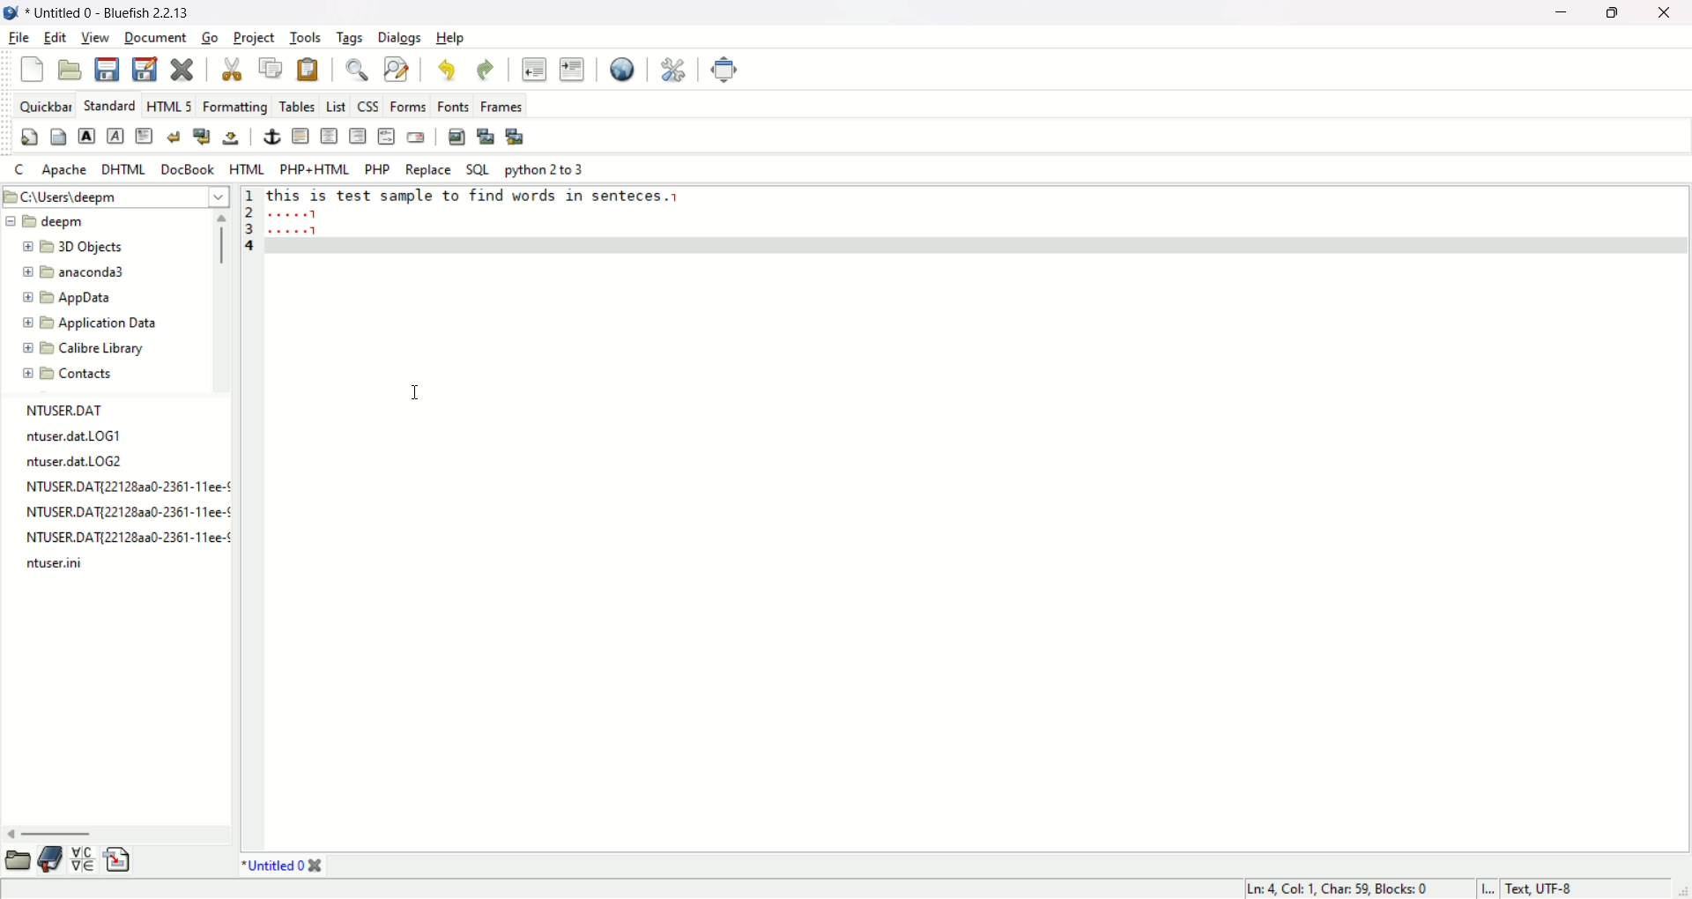 Image resolution: width=1692 pixels, height=899 pixels. I want to click on email, so click(417, 137).